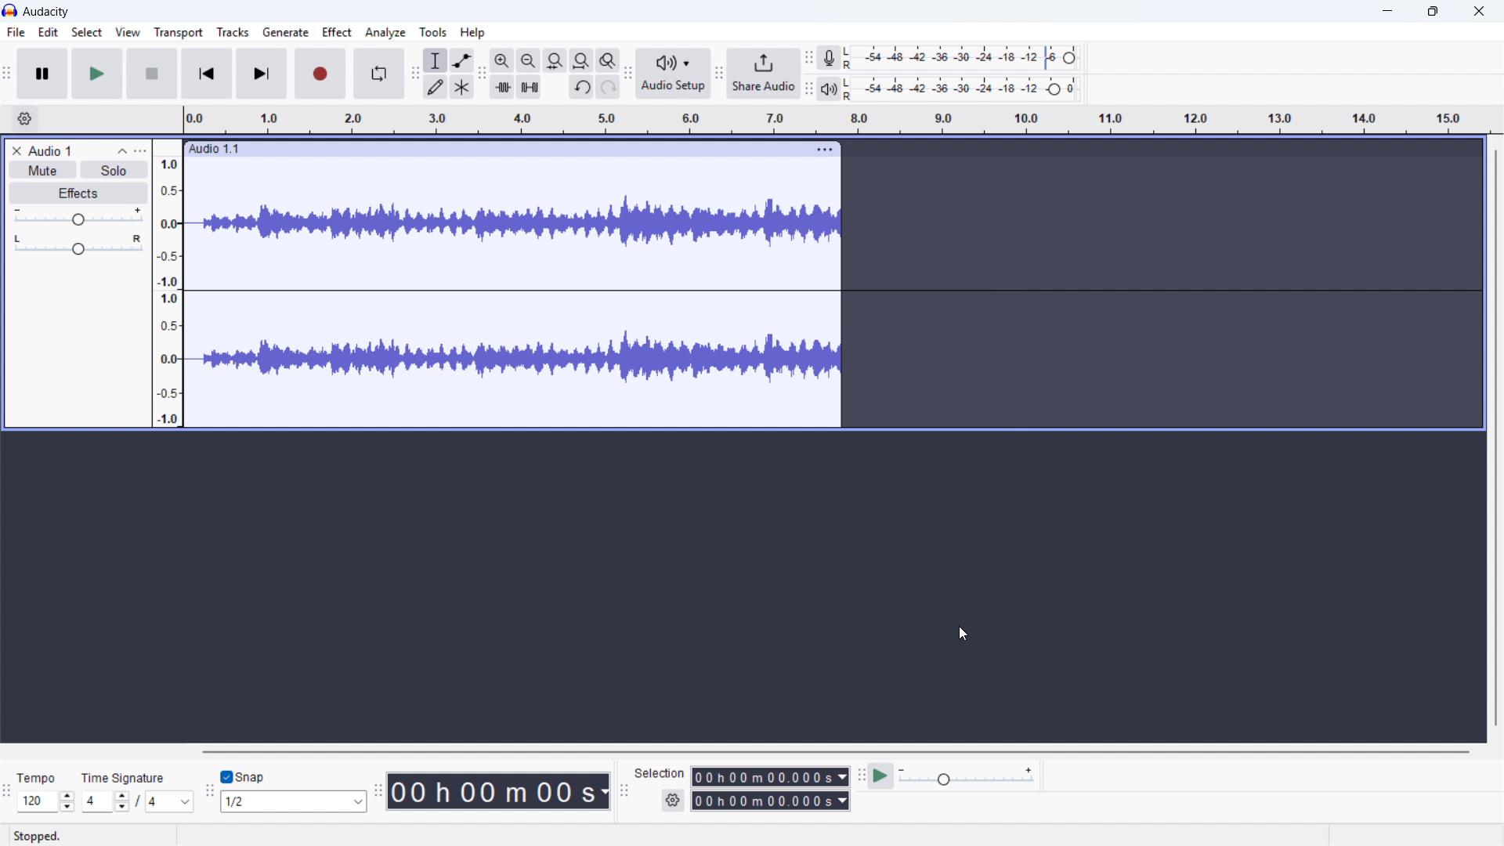 This screenshot has width=1504, height=846. Describe the element at coordinates (284, 31) in the screenshot. I see `Generate ` at that location.